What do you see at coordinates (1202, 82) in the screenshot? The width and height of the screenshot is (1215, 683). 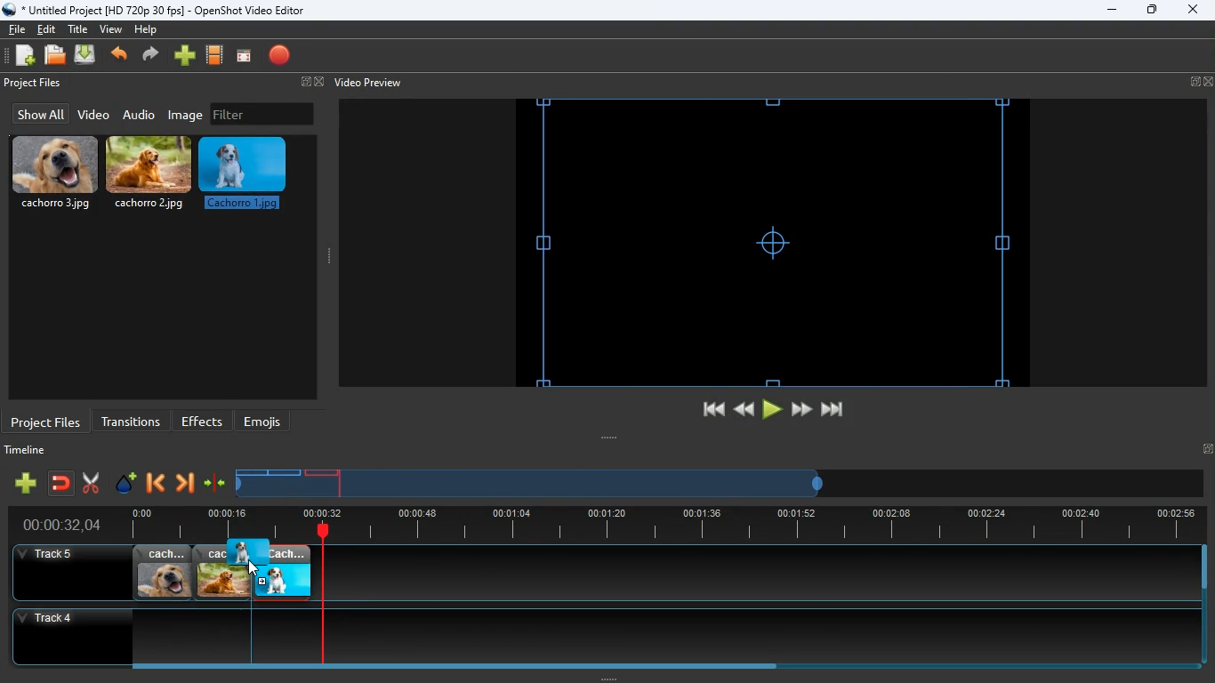 I see `fullscreen` at bounding box center [1202, 82].